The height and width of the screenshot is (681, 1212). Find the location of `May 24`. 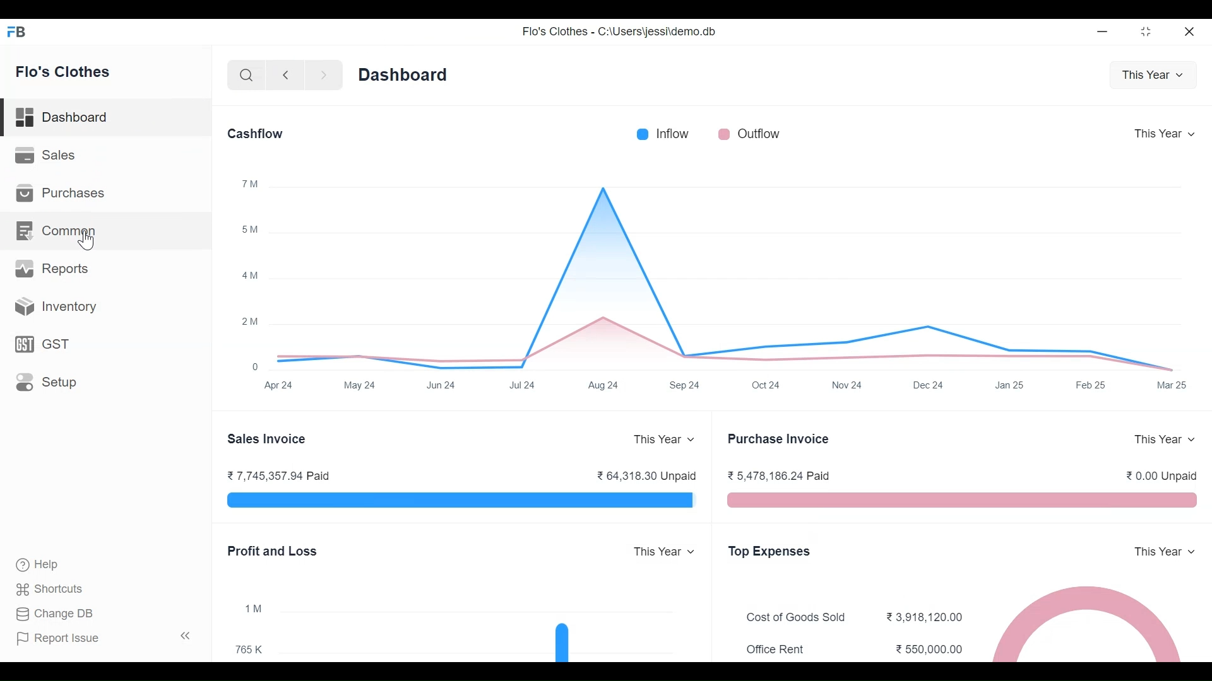

May 24 is located at coordinates (360, 385).